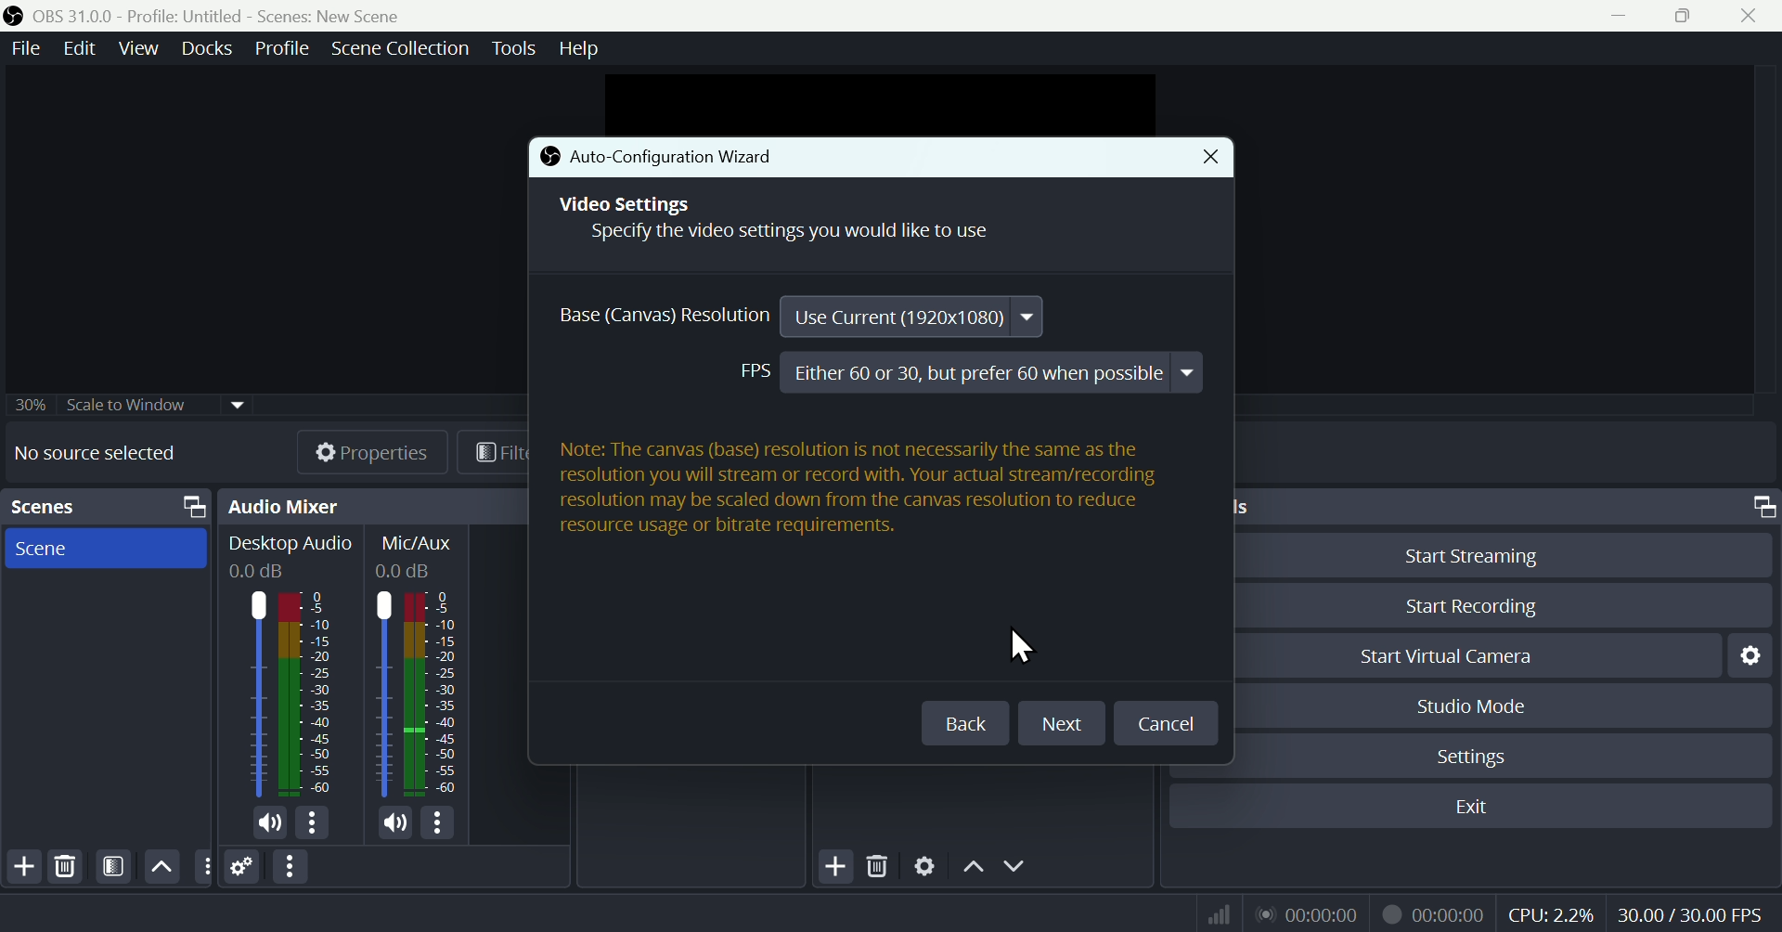 This screenshot has height=932, width=1782. Describe the element at coordinates (1497, 606) in the screenshot. I see `Start Recording` at that location.